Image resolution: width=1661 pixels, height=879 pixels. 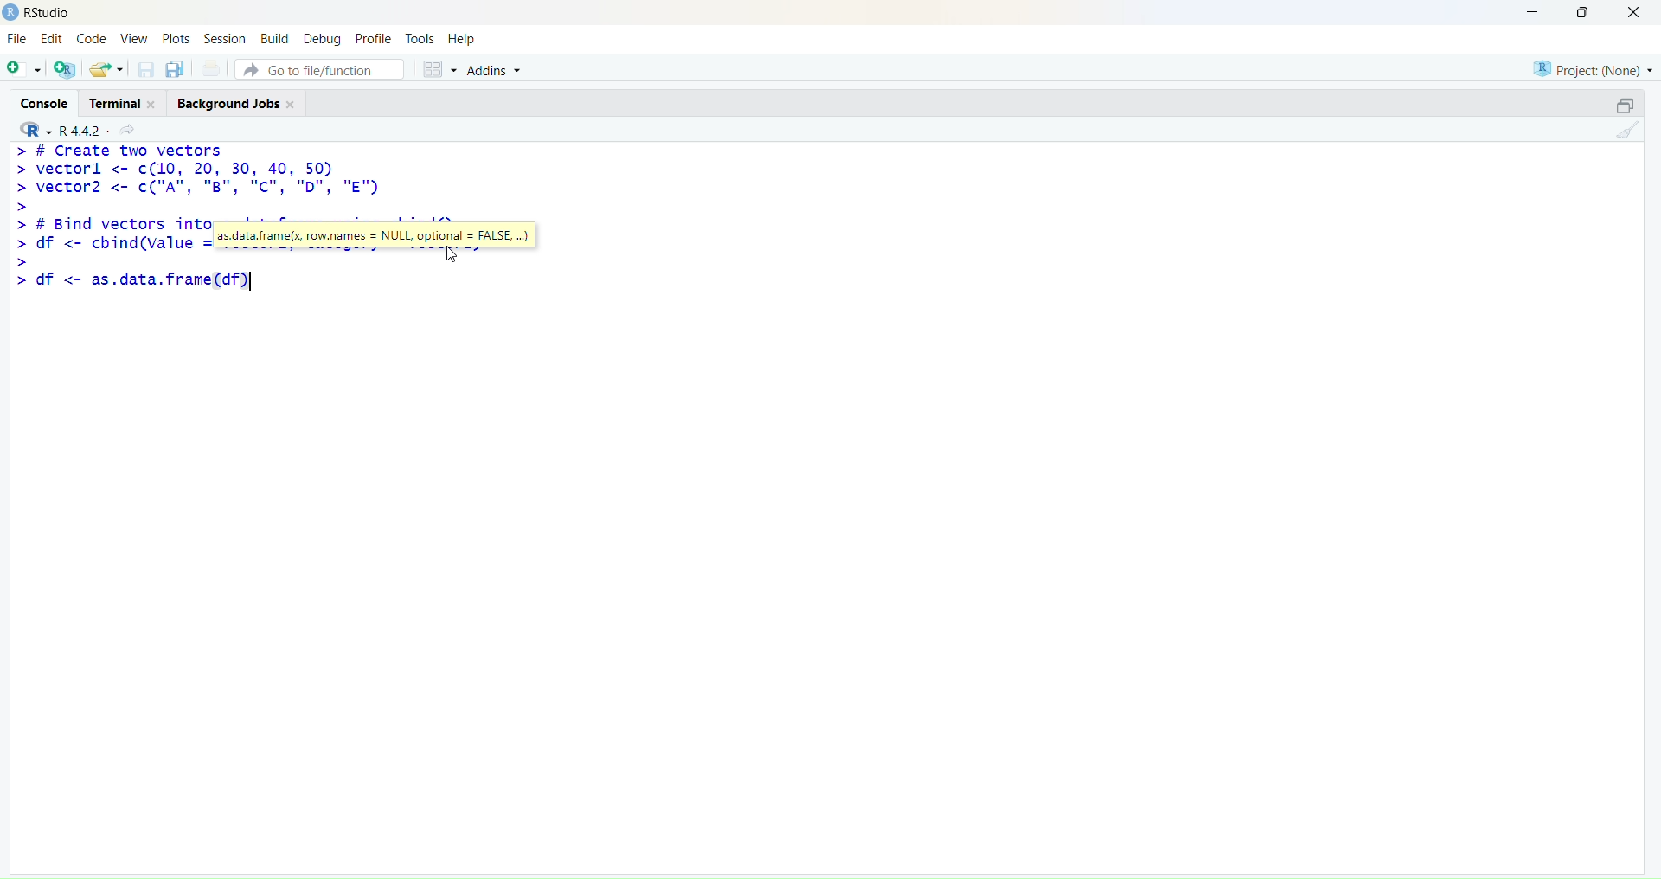 What do you see at coordinates (145, 71) in the screenshot?
I see `save open document` at bounding box center [145, 71].